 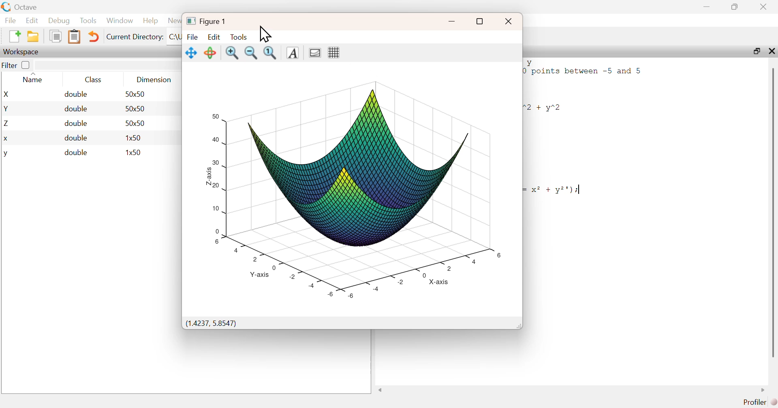 What do you see at coordinates (76, 153) in the screenshot?
I see `double` at bounding box center [76, 153].